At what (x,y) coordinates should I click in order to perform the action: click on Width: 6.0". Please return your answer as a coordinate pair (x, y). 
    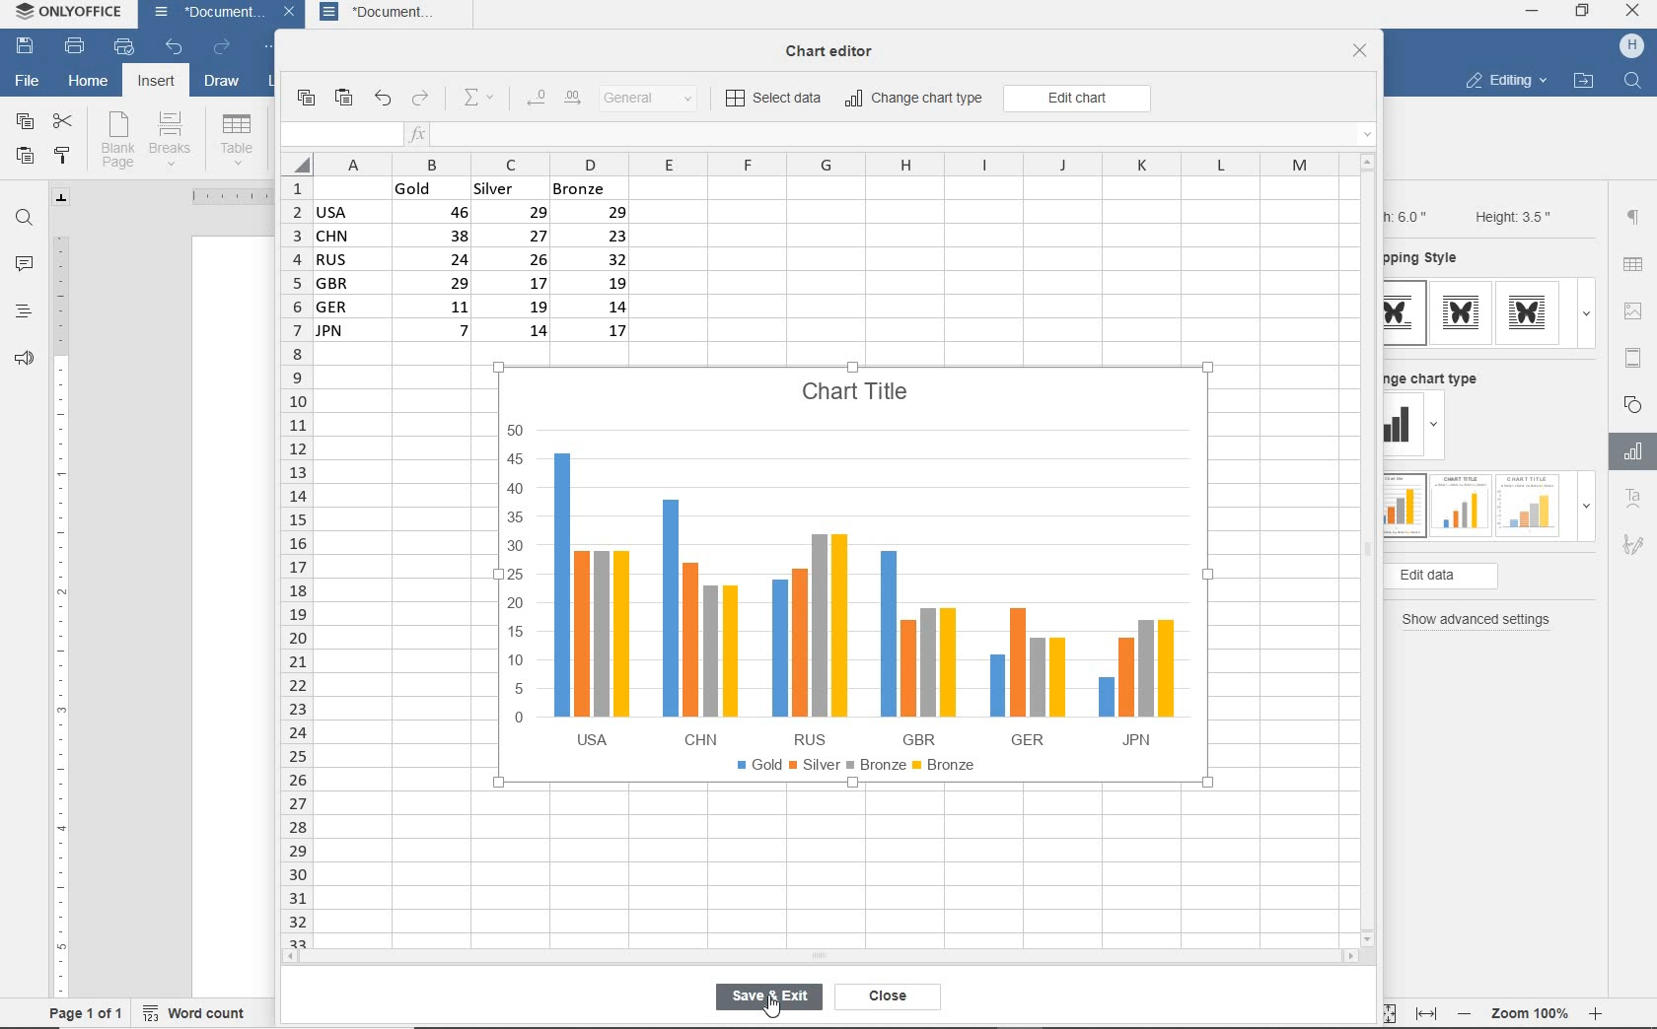
    Looking at the image, I should click on (1409, 215).